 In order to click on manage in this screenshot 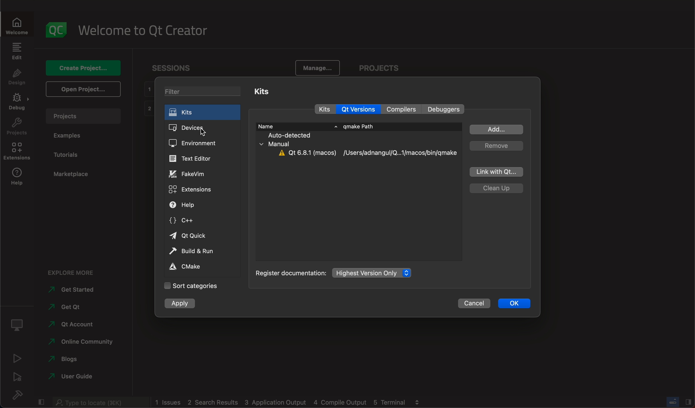, I will do `click(317, 67)`.